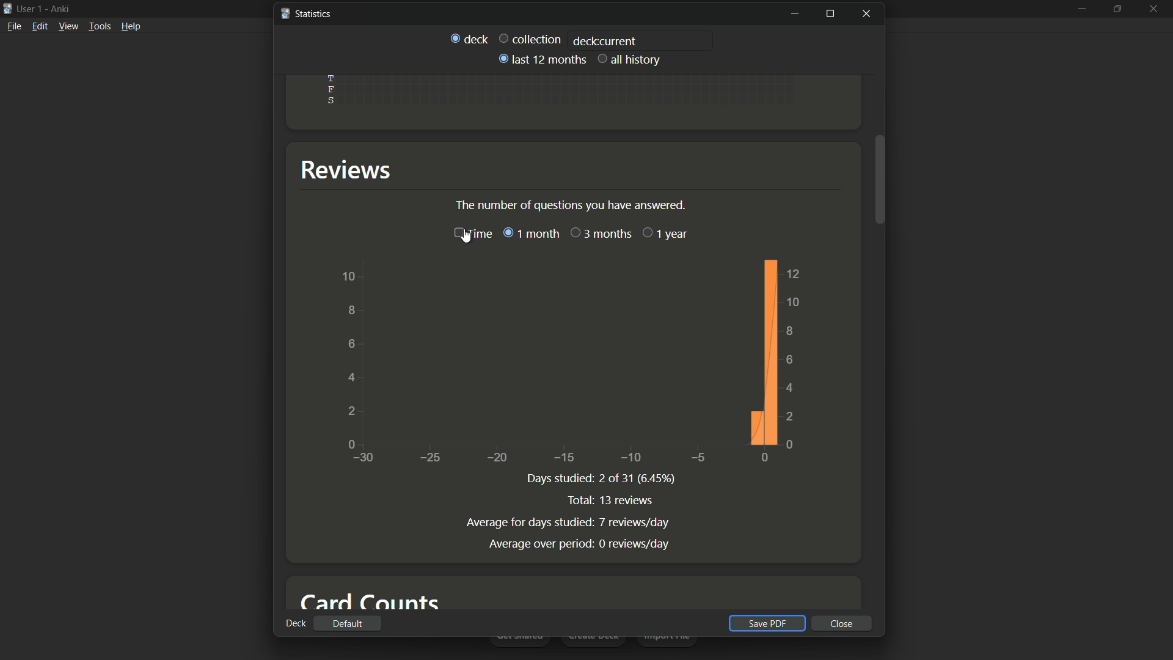  Describe the element at coordinates (40, 26) in the screenshot. I see `edit menu` at that location.